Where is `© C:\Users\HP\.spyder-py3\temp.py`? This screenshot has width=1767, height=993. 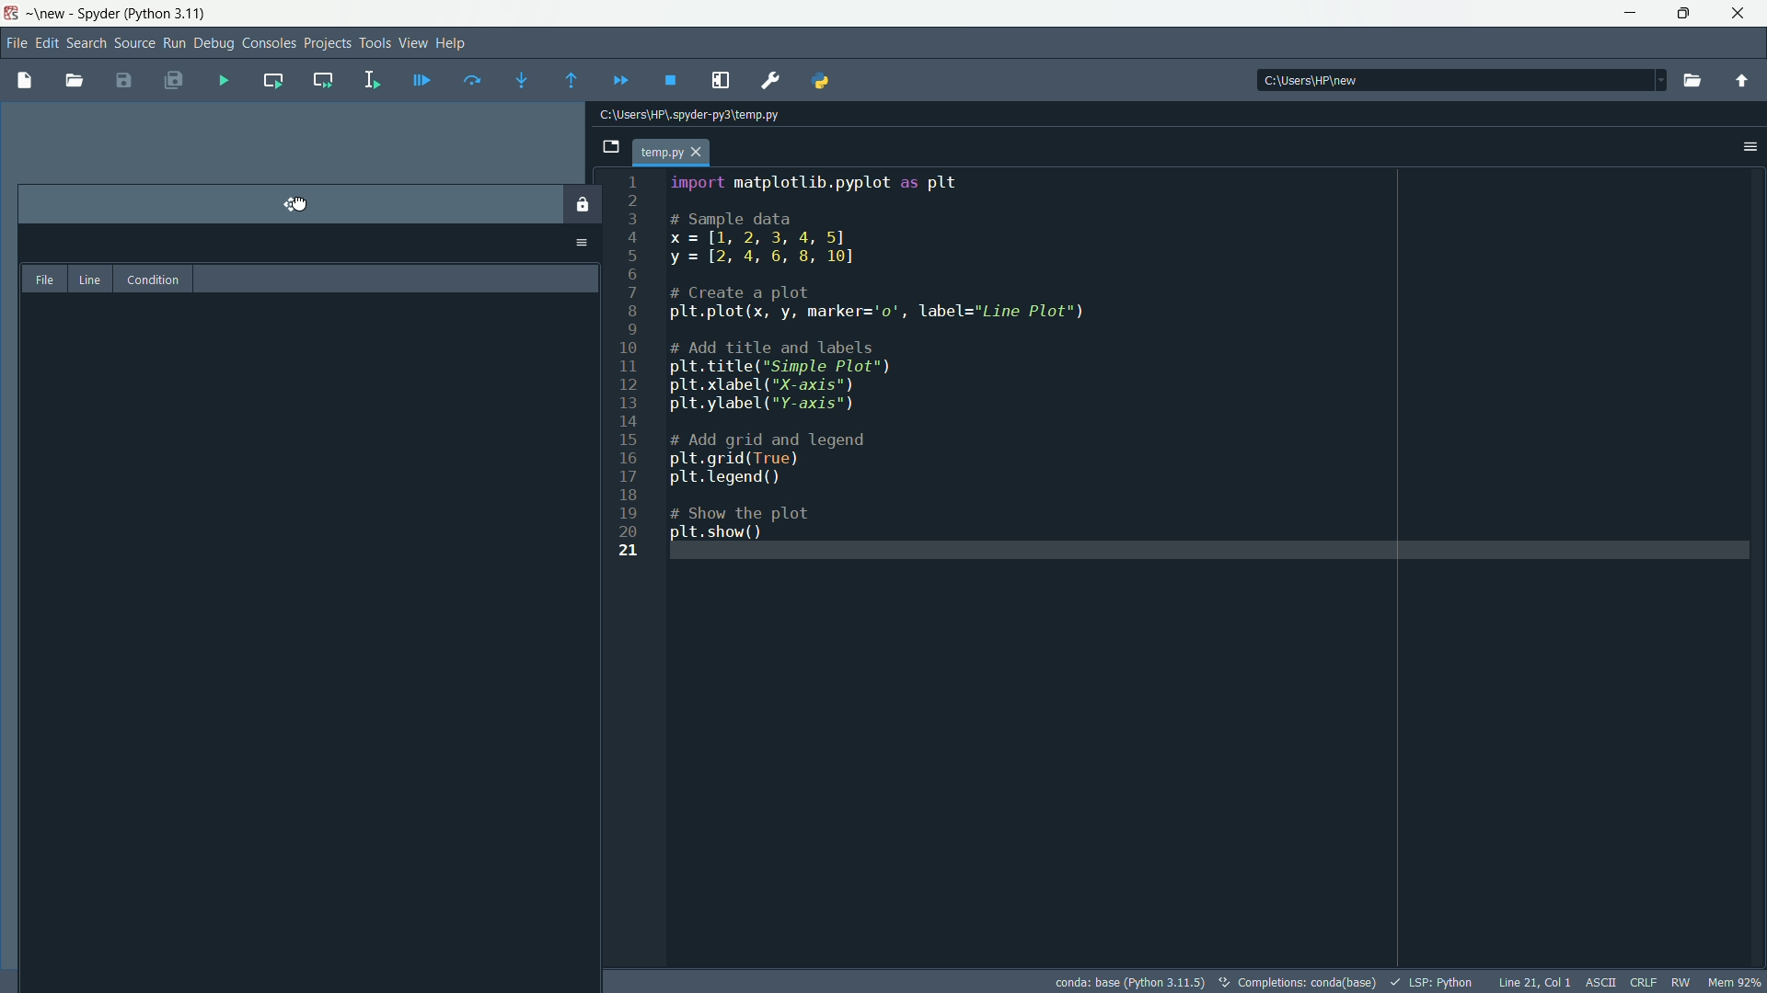
© C:\Users\HP\.spyder-py3\temp.py is located at coordinates (718, 115).